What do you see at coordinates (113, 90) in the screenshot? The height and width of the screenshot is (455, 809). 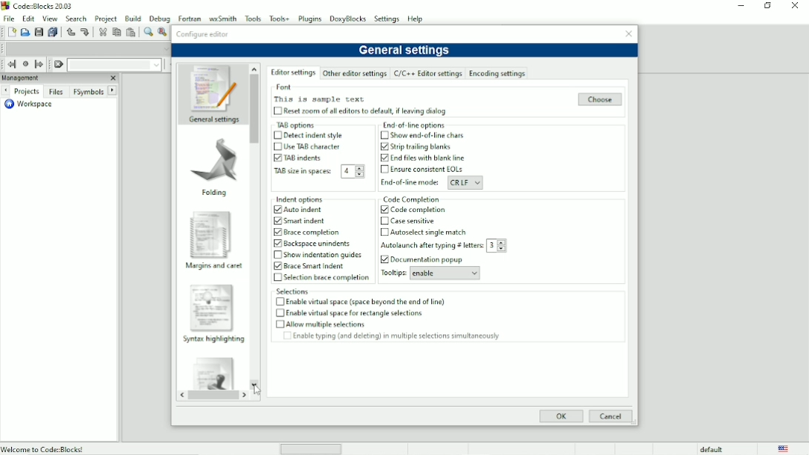 I see `Next` at bounding box center [113, 90].